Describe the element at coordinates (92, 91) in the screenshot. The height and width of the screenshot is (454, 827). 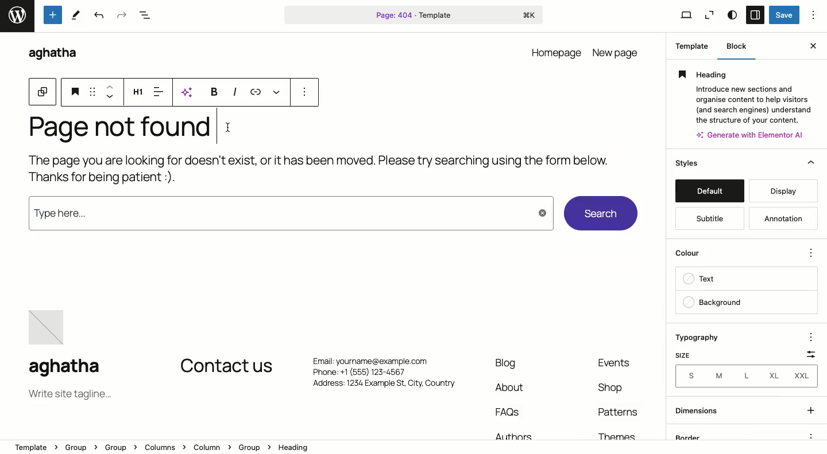
I see `Drag` at that location.